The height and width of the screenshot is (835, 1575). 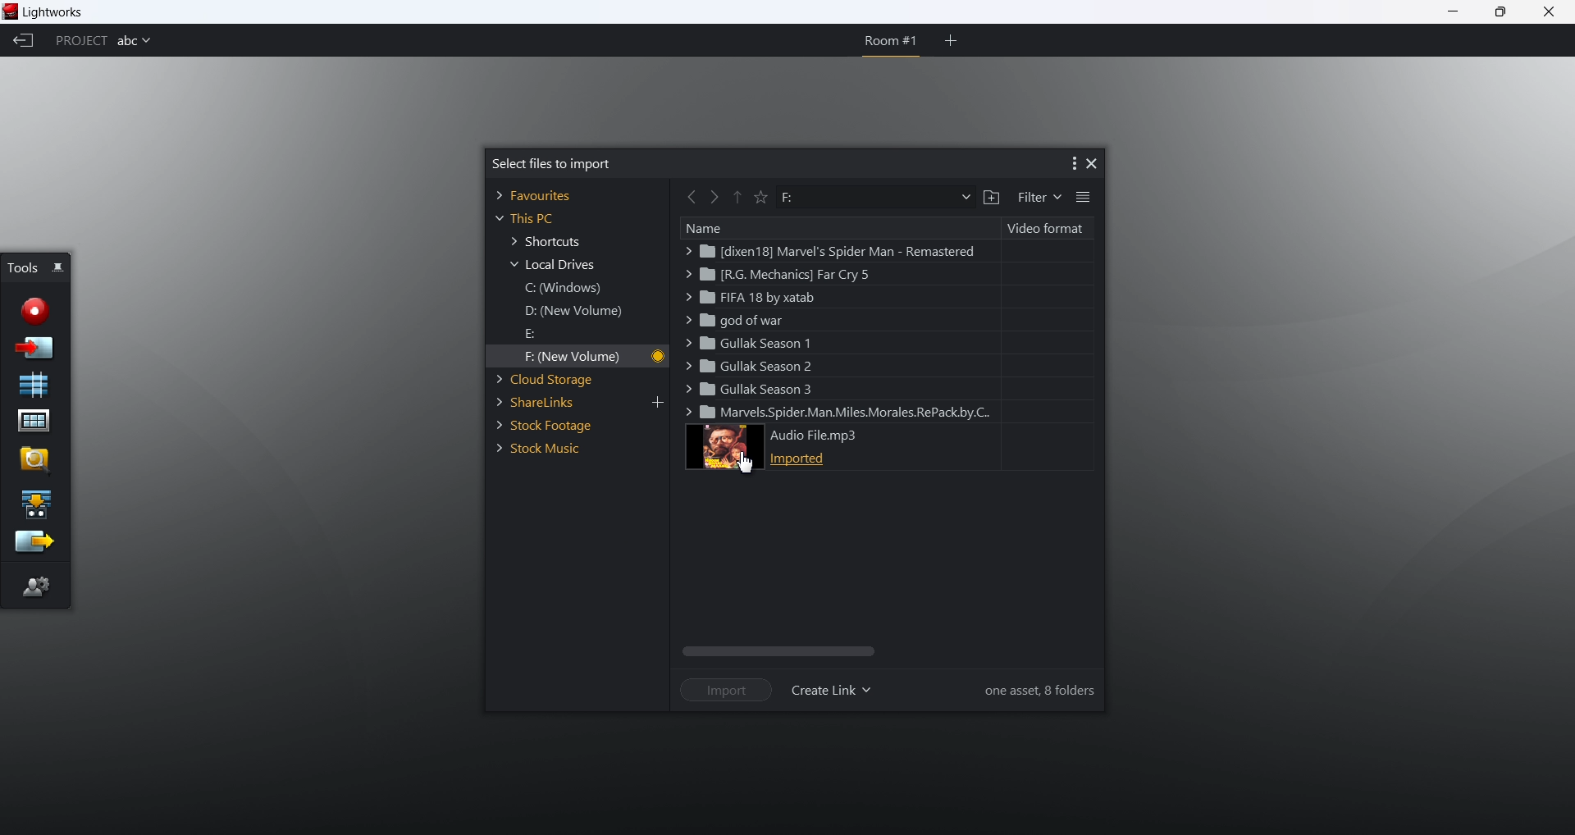 What do you see at coordinates (748, 344) in the screenshot?
I see `gullak season 1` at bounding box center [748, 344].